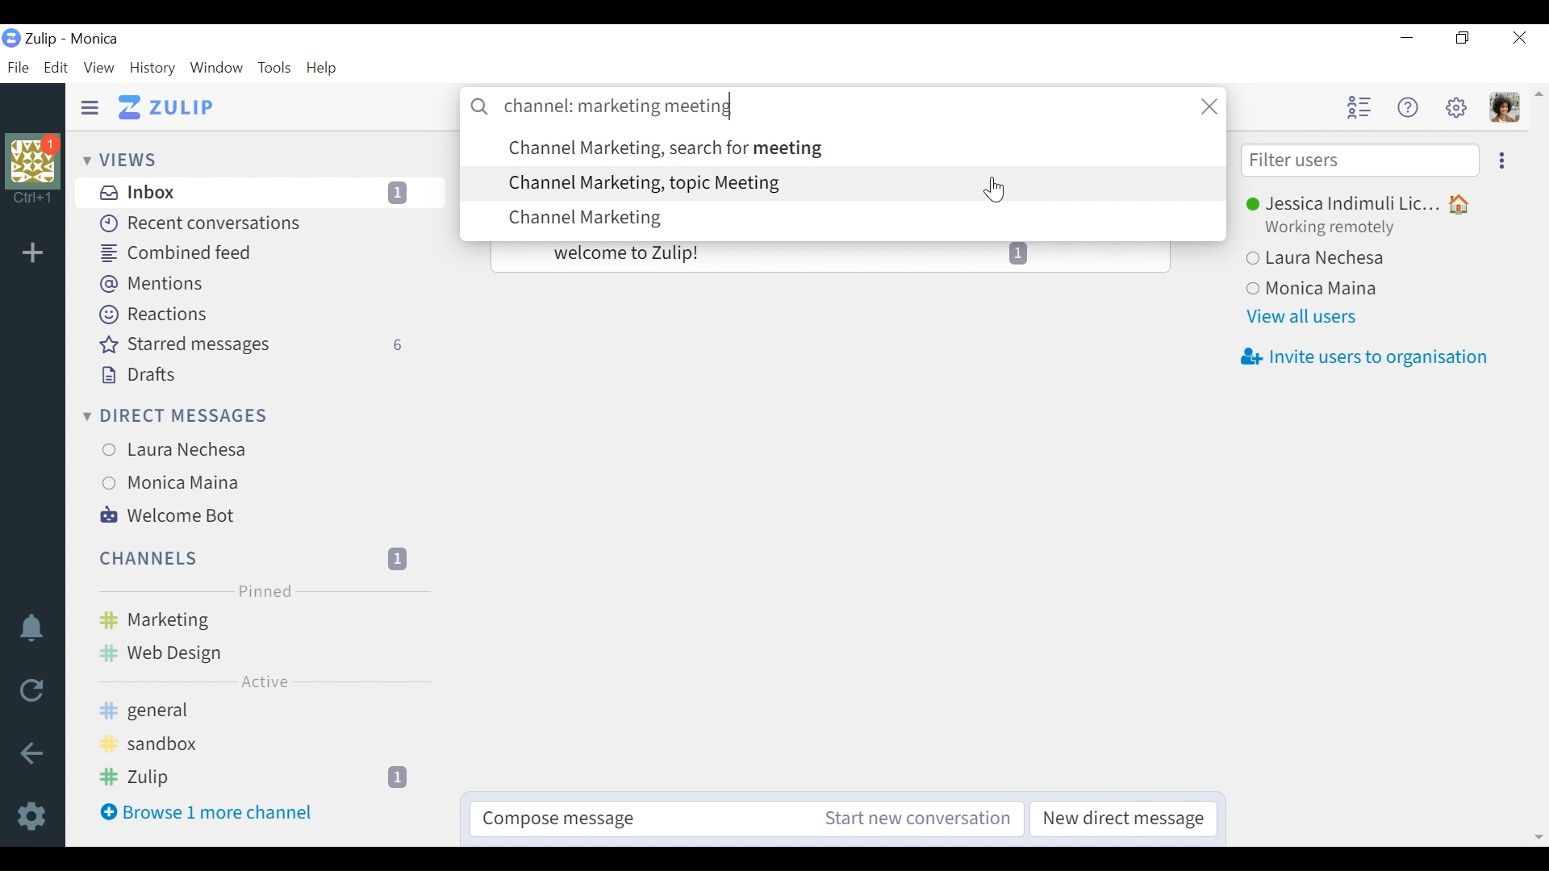  What do you see at coordinates (260, 652) in the screenshot?
I see `Web Design` at bounding box center [260, 652].